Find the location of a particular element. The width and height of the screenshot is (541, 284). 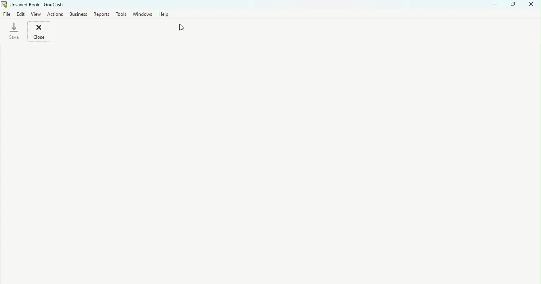

Close is located at coordinates (39, 33).